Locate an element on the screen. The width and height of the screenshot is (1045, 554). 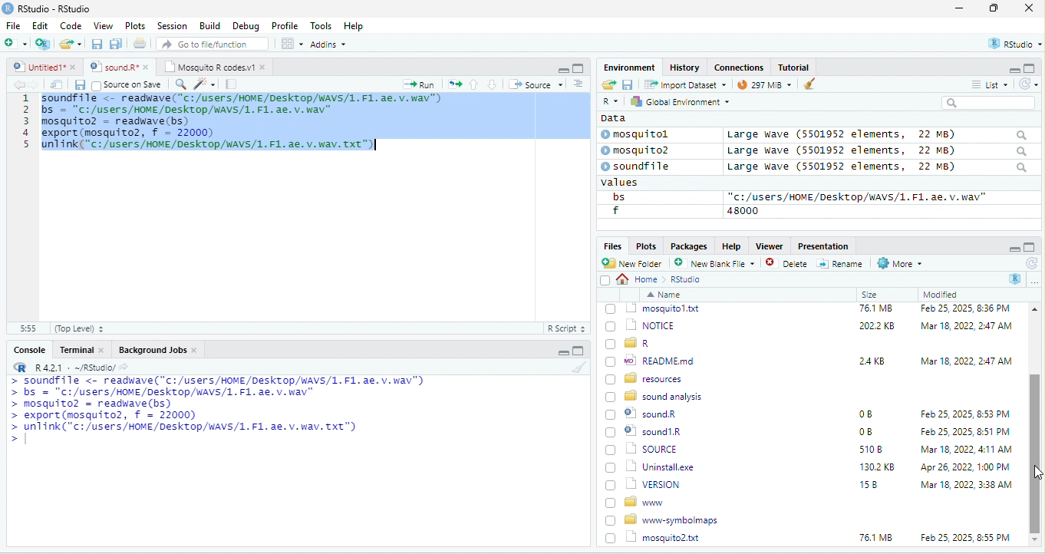
0B is located at coordinates (865, 506).